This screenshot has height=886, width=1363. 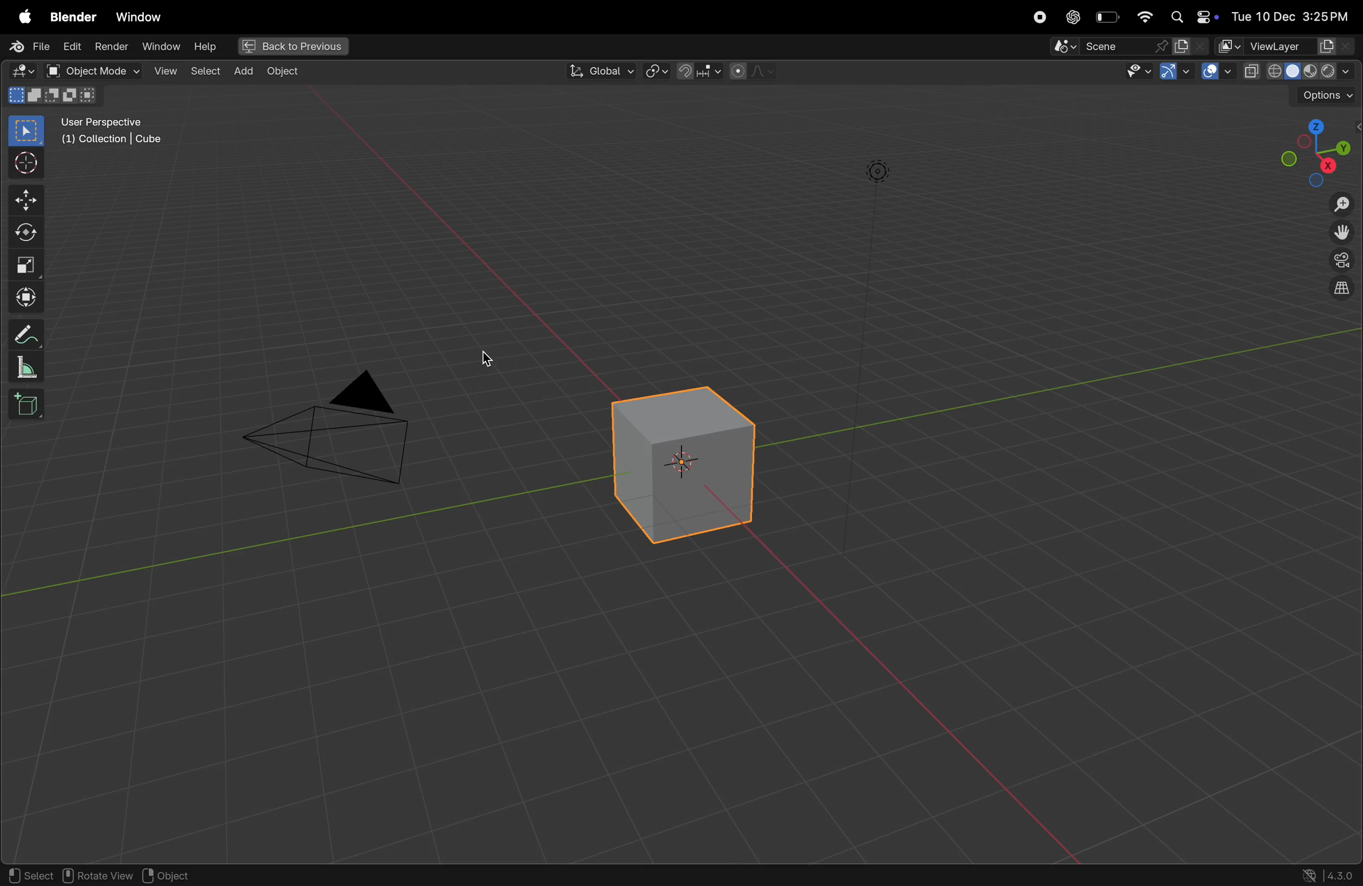 What do you see at coordinates (282, 74) in the screenshot?
I see `Object` at bounding box center [282, 74].